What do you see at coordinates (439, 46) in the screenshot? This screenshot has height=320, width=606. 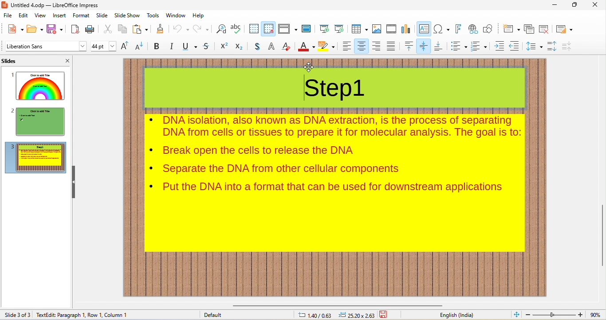 I see `align bottom` at bounding box center [439, 46].